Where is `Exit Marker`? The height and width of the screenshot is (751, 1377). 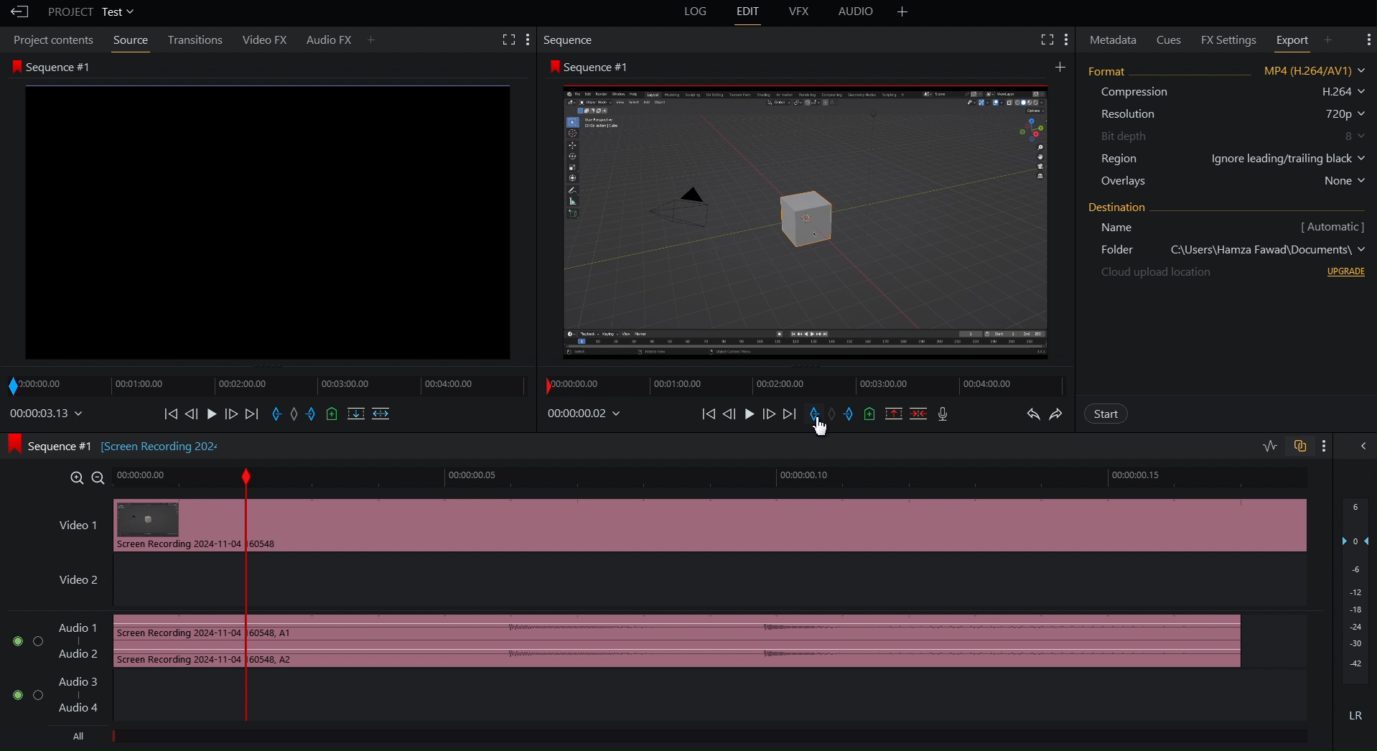 Exit Marker is located at coordinates (853, 414).